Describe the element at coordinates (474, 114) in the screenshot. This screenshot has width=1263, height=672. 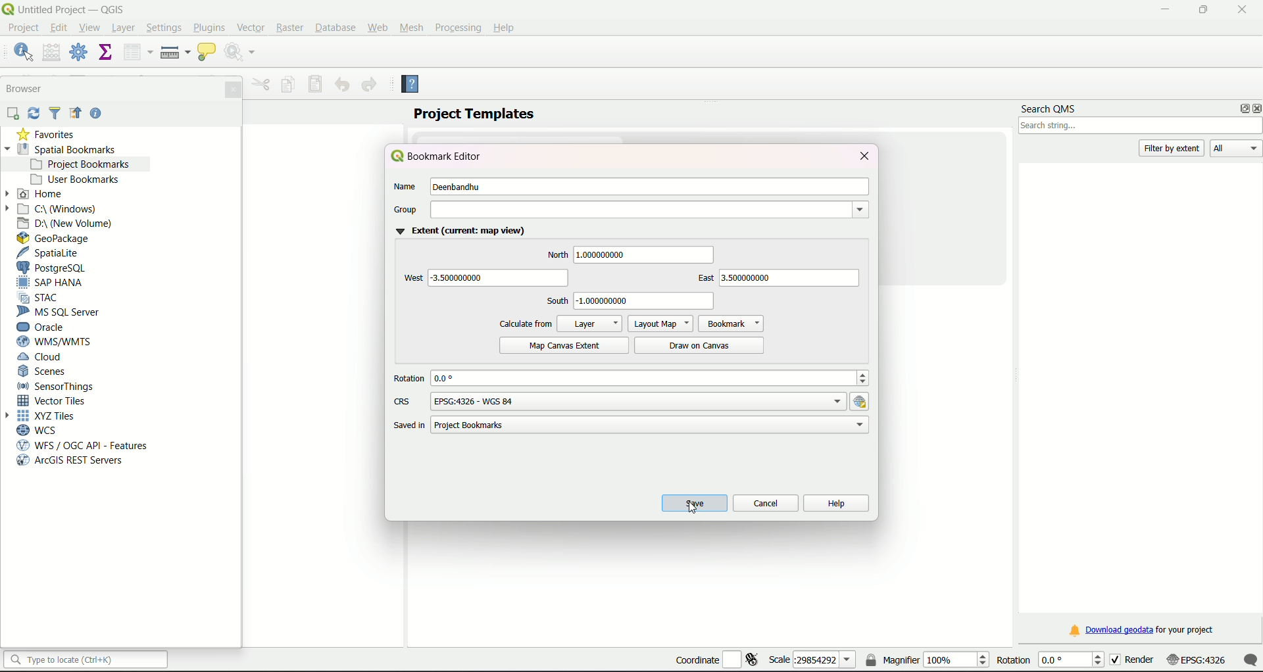
I see `project templates` at that location.